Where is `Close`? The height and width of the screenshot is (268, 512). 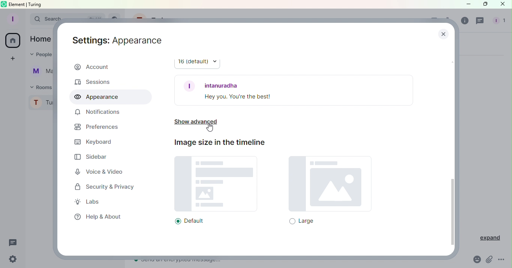 Close is located at coordinates (503, 4).